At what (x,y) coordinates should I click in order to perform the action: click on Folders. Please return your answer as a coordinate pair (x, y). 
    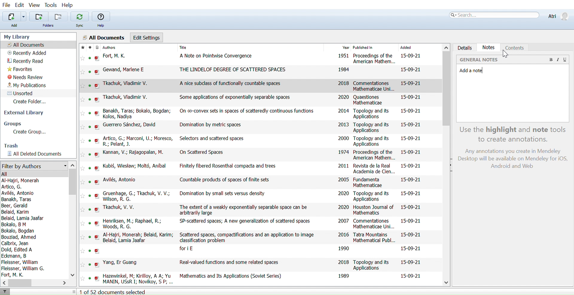
    Looking at the image, I should click on (49, 25).